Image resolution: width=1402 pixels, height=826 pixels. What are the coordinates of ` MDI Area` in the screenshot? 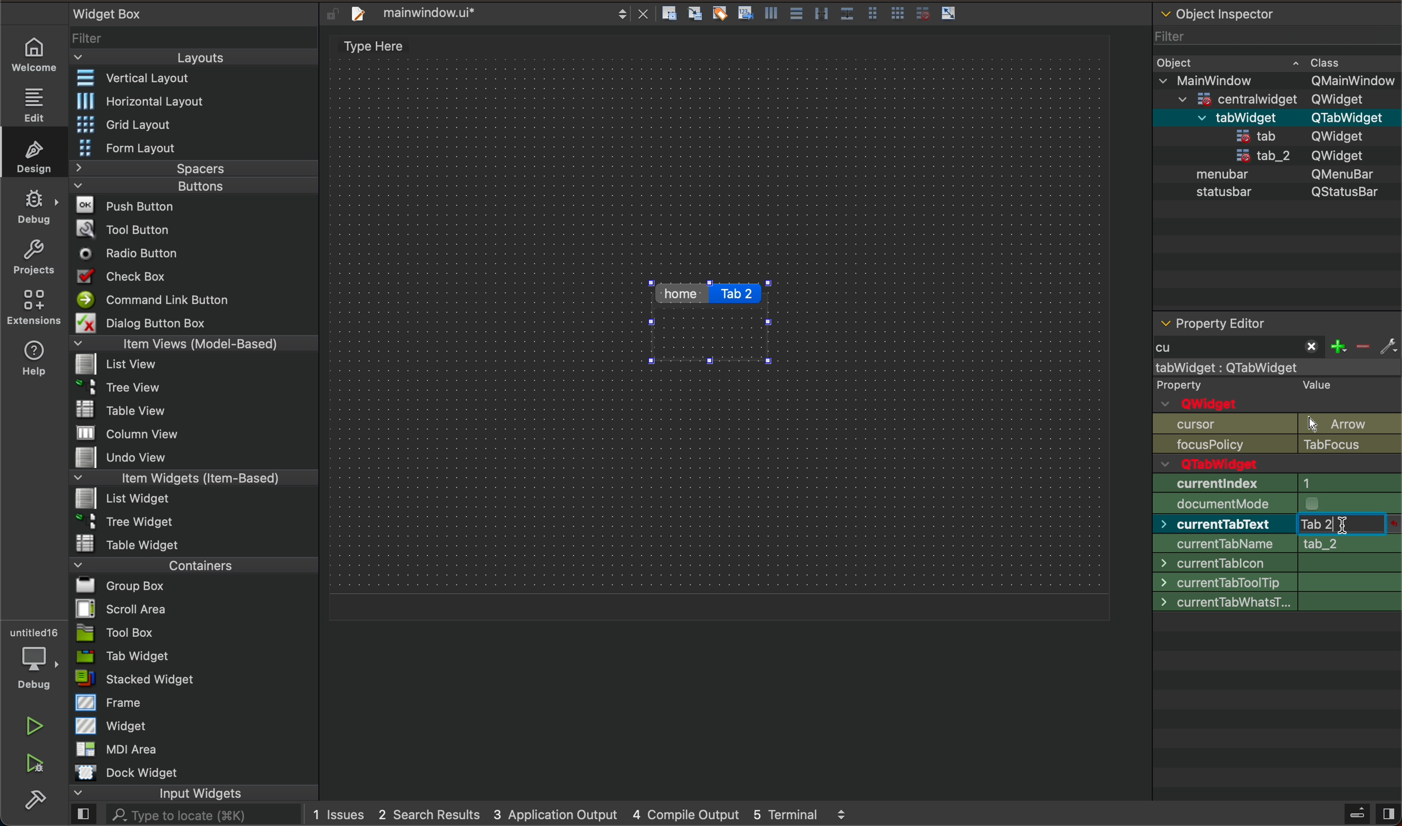 It's located at (126, 749).